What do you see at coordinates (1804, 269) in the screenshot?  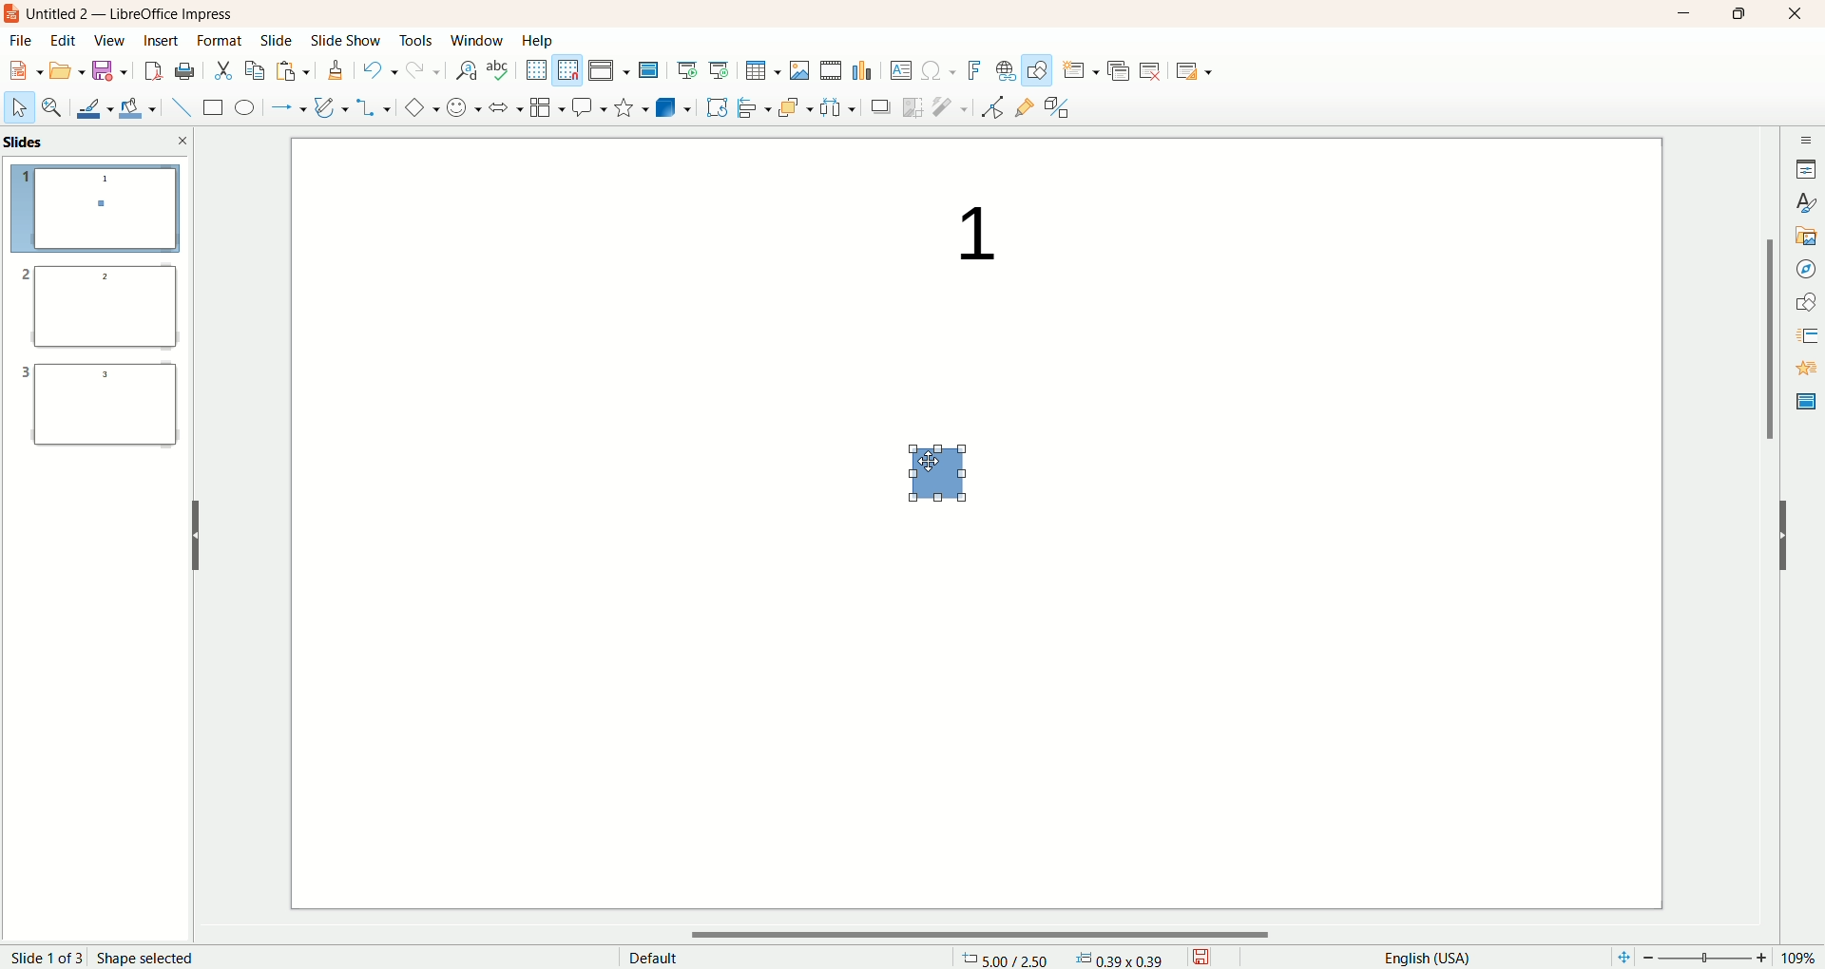 I see `navigator` at bounding box center [1804, 269].